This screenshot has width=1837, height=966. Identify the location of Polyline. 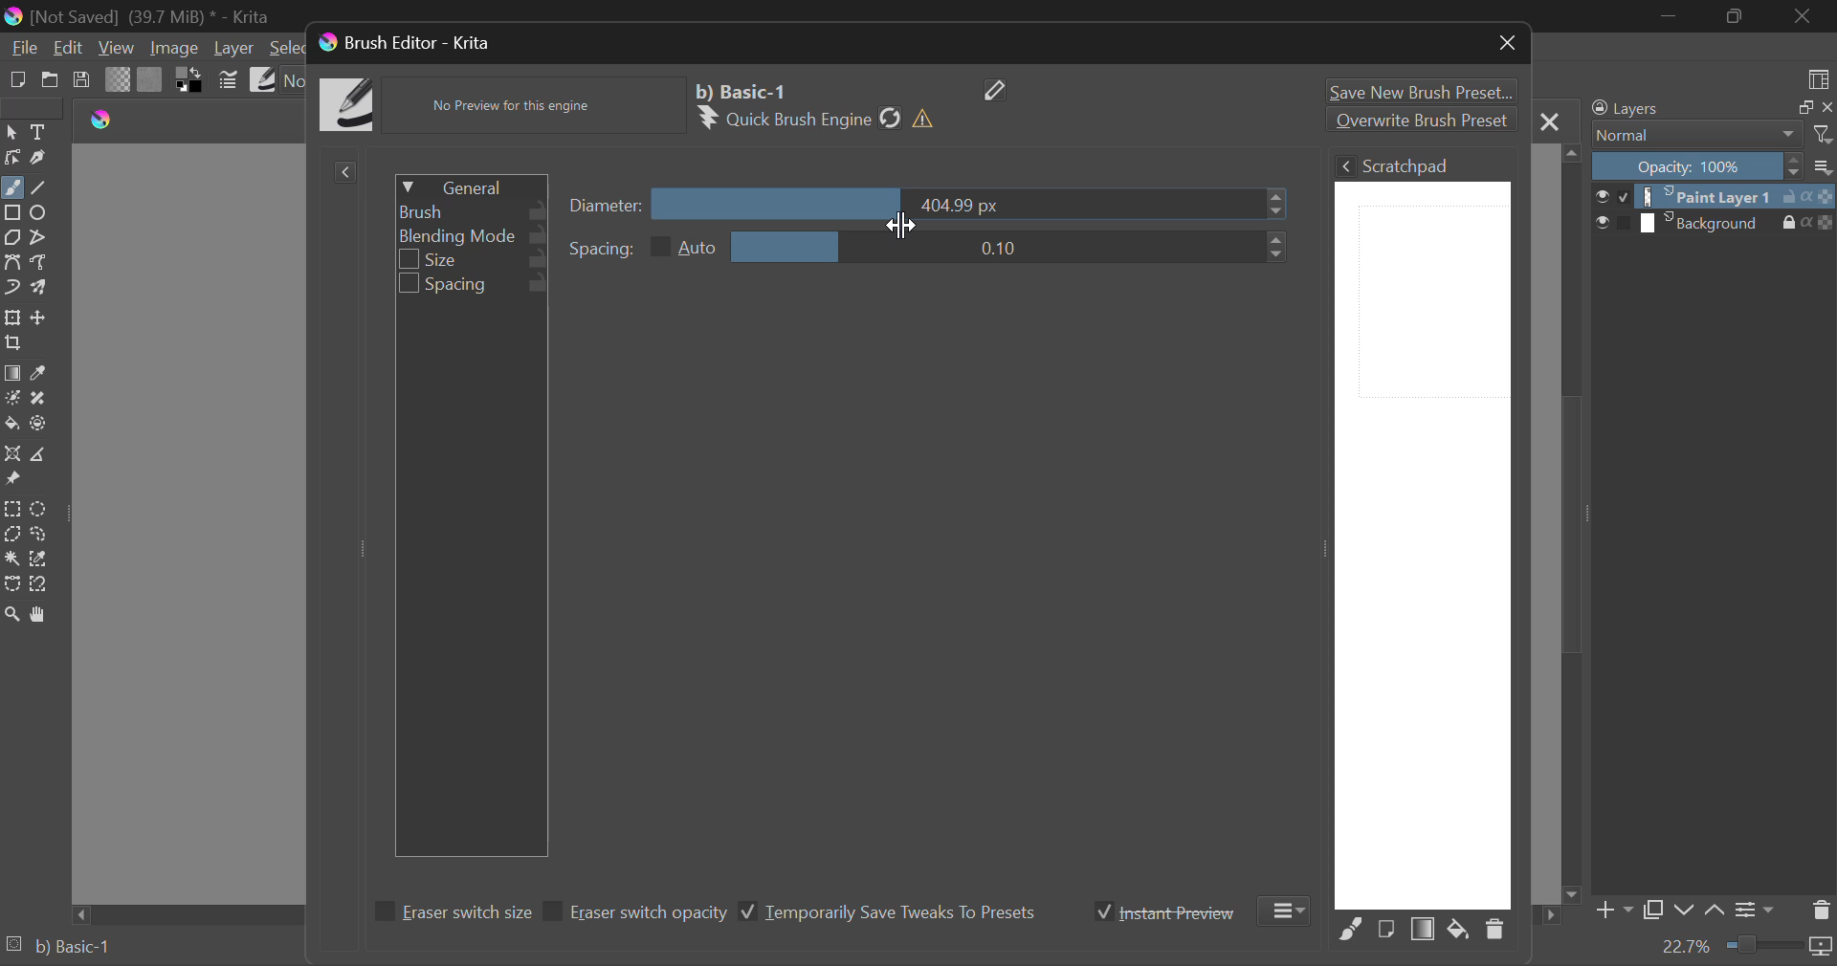
(42, 237).